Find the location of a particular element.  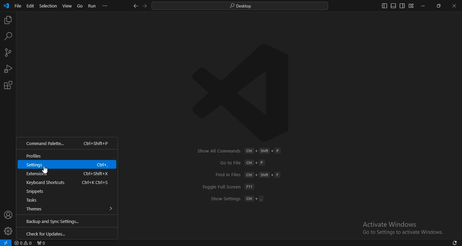

text is located at coordinates (237, 199).